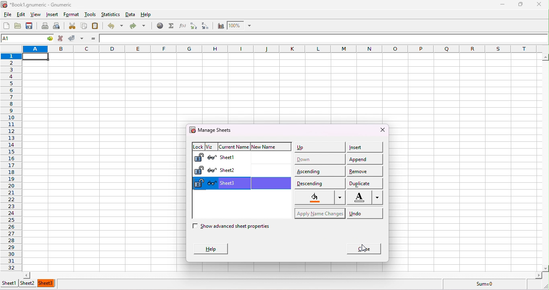 This screenshot has width=549, height=290. What do you see at coordinates (211, 183) in the screenshot?
I see `Hide sheet 3` at bounding box center [211, 183].